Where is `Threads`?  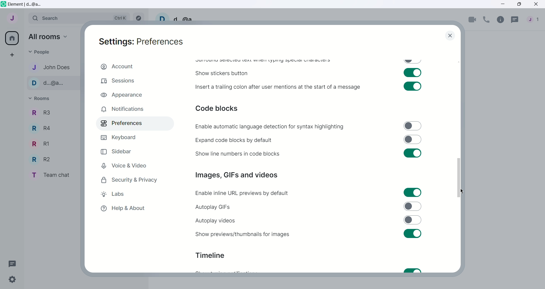
Threads is located at coordinates (515, 20).